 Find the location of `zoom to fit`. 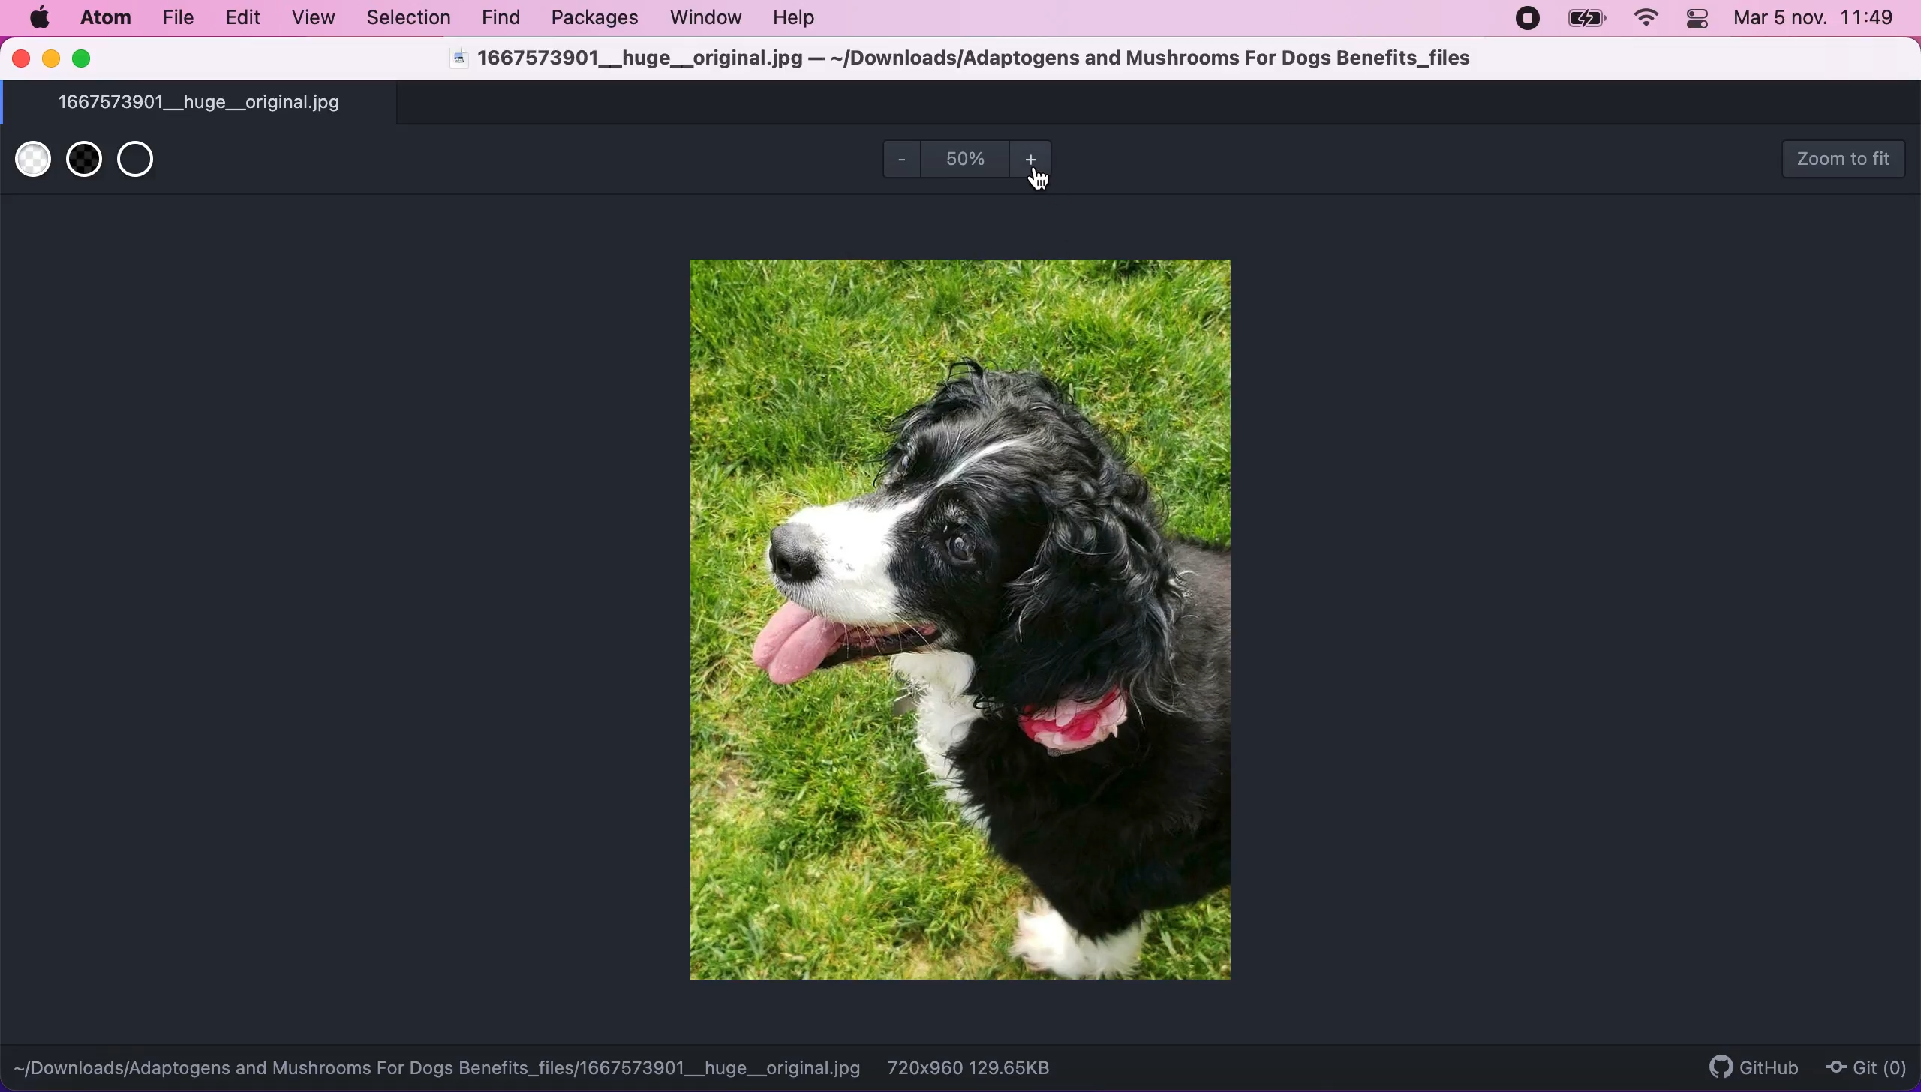

zoom to fit is located at coordinates (1845, 158).